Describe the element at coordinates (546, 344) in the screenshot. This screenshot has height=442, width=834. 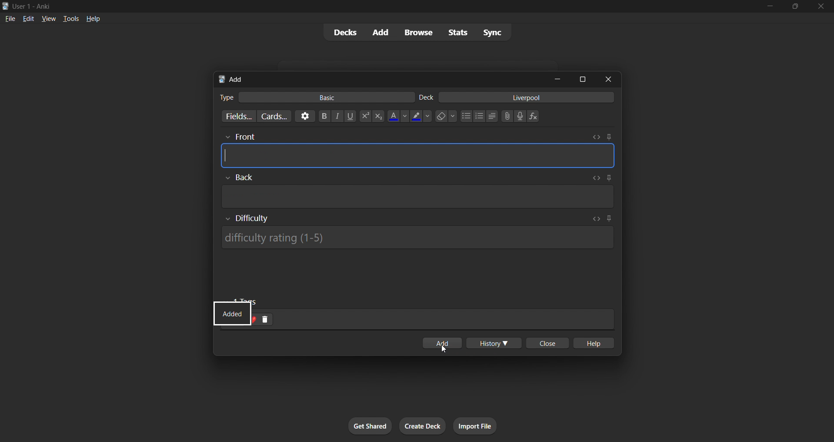
I see `close` at that location.